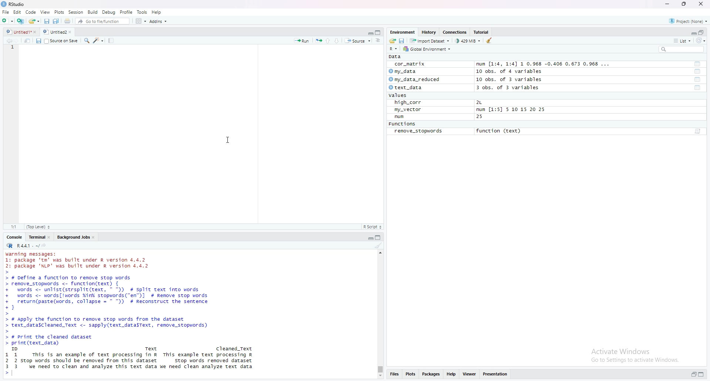  Describe the element at coordinates (327, 41) in the screenshot. I see `Previous section` at that location.